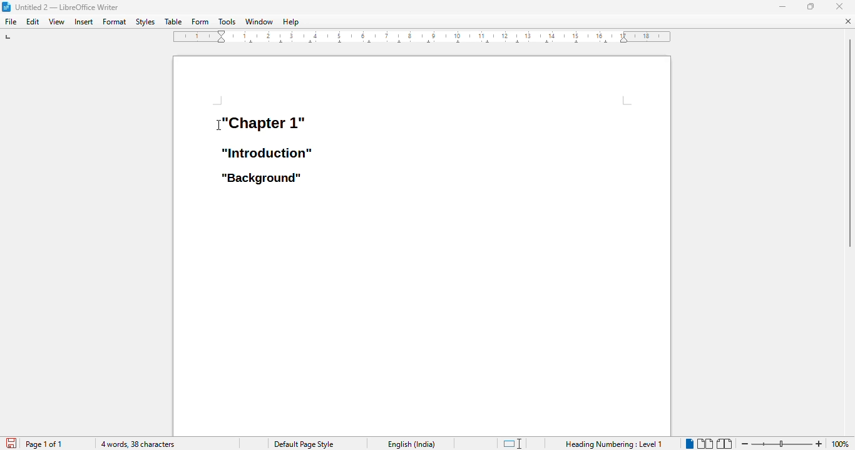 The width and height of the screenshot is (855, 450). Describe the element at coordinates (6, 7) in the screenshot. I see `logo` at that location.